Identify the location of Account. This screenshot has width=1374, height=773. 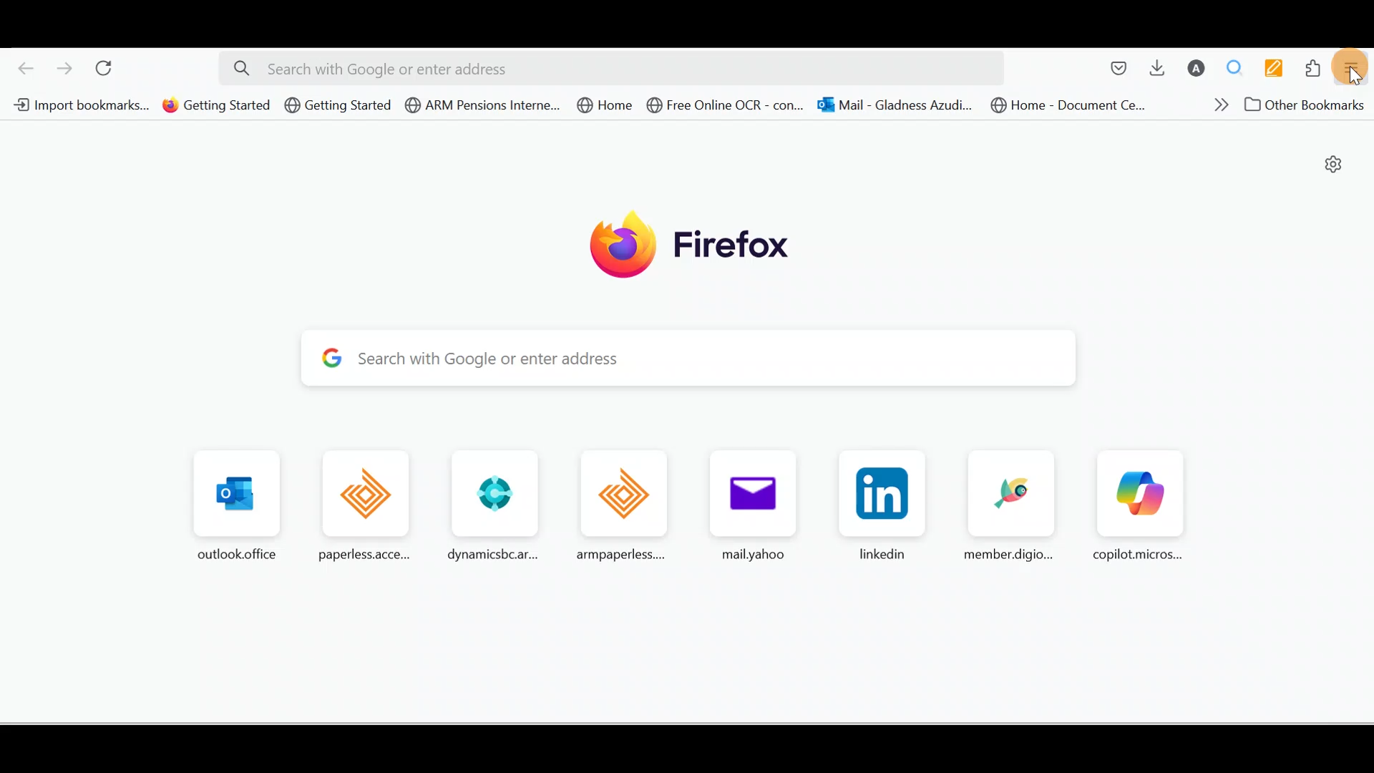
(1193, 68).